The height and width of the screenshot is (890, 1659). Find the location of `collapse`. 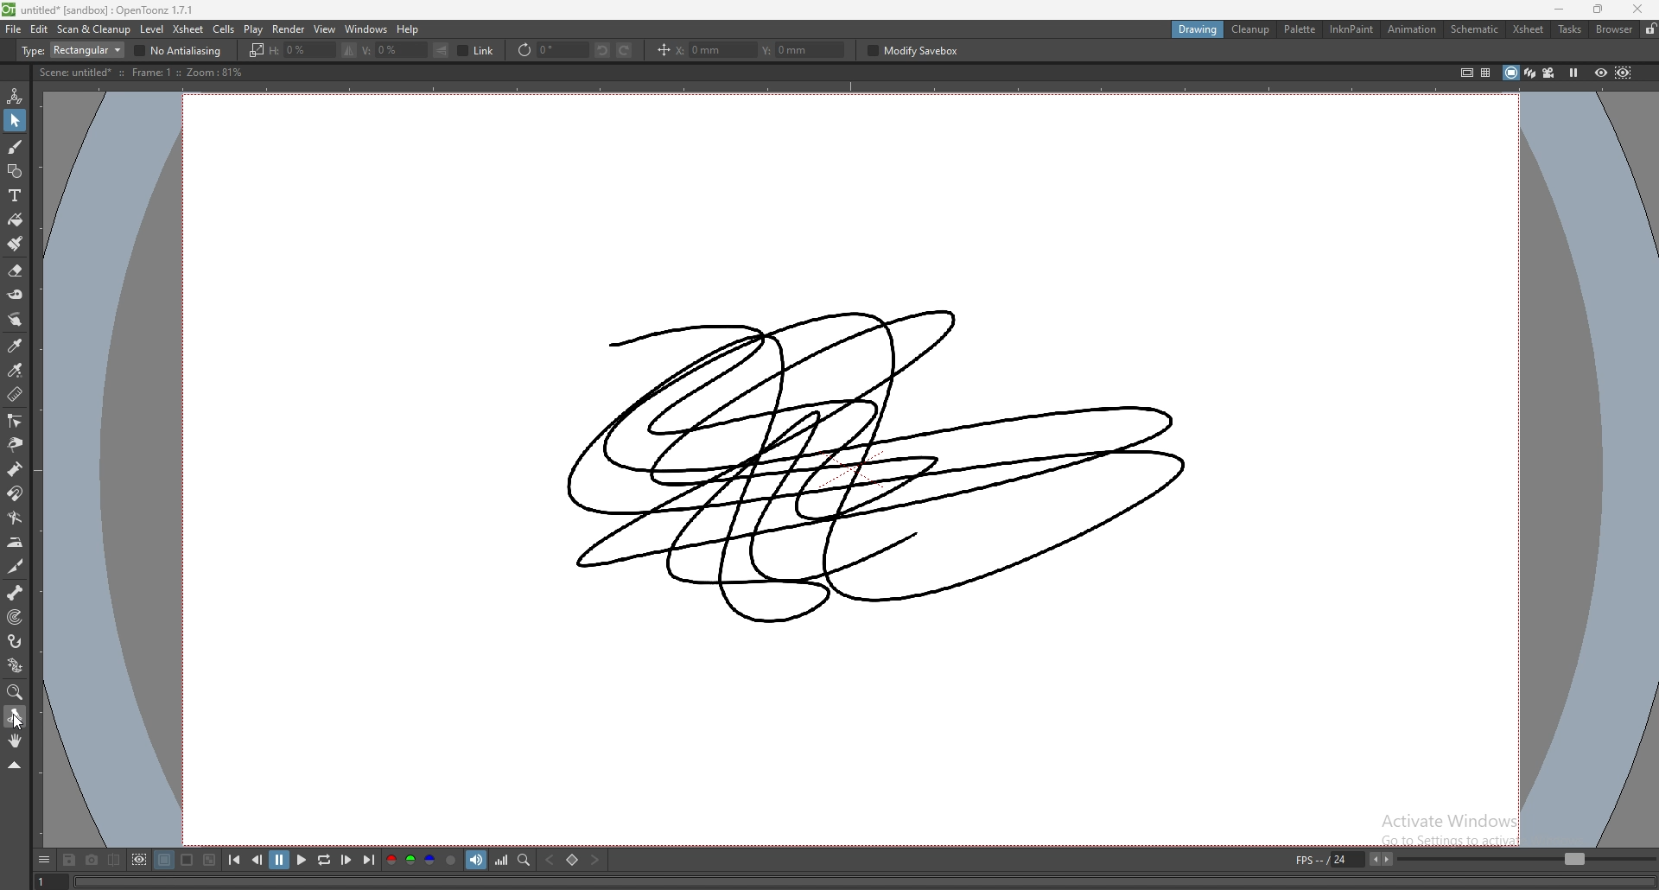

collapse is located at coordinates (14, 766).